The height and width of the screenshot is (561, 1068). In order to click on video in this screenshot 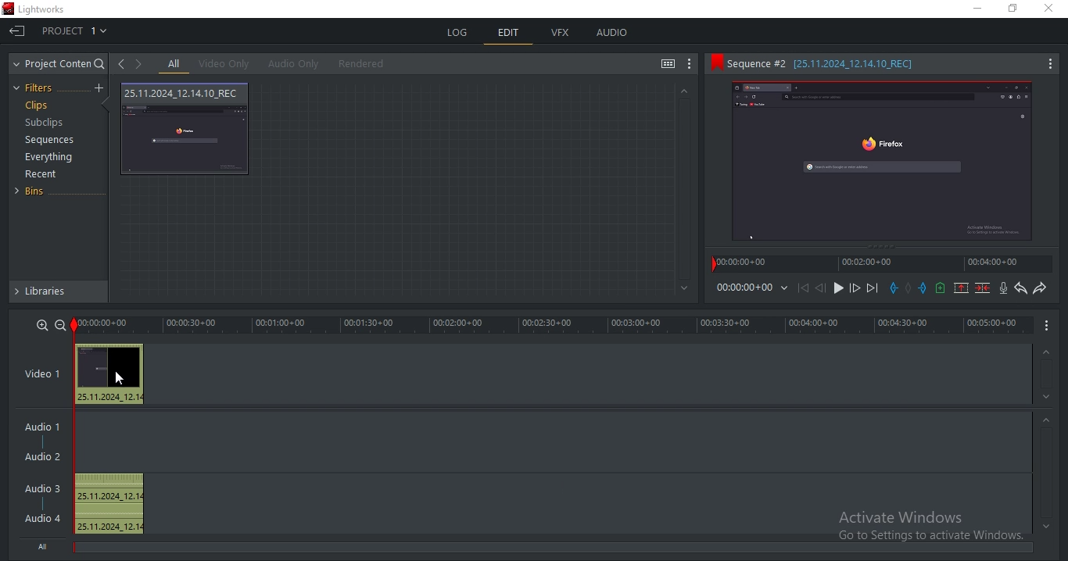, I will do `click(48, 375)`.